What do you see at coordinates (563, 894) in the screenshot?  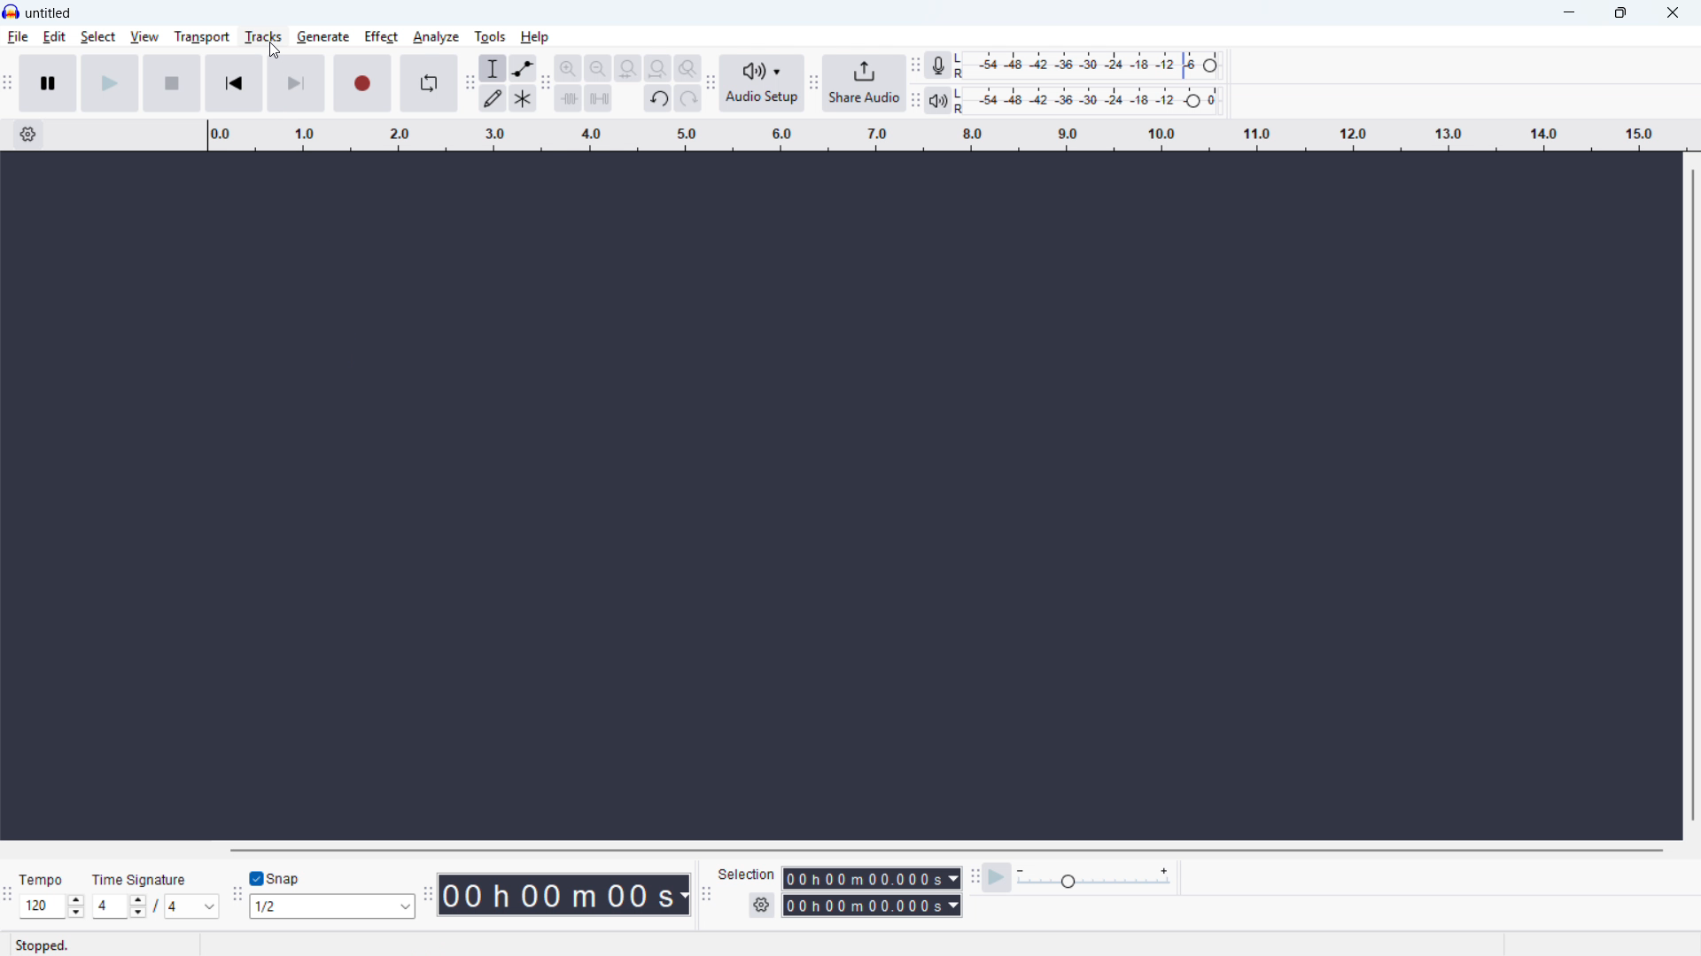 I see `Timestamp ` at bounding box center [563, 894].